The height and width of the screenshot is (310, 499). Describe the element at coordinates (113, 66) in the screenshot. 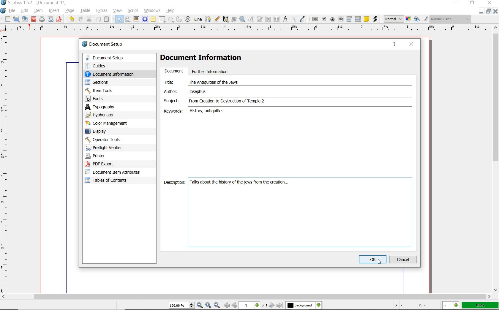

I see `guides` at that location.